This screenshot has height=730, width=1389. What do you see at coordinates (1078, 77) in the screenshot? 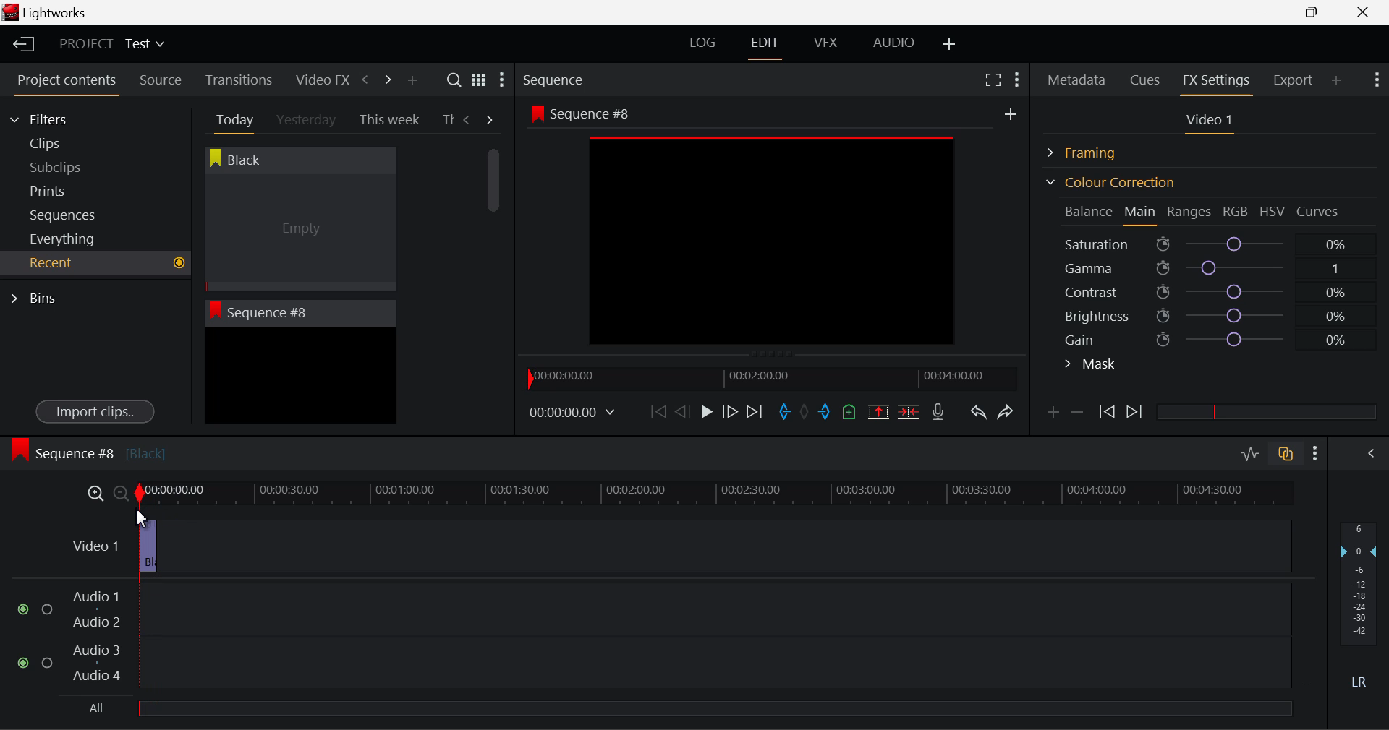
I see `Metadata Panel` at bounding box center [1078, 77].